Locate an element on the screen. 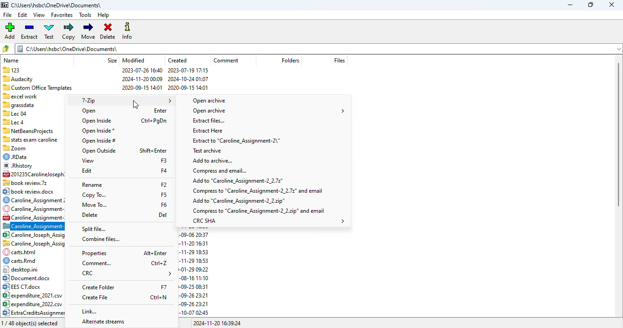  size is located at coordinates (111, 60).